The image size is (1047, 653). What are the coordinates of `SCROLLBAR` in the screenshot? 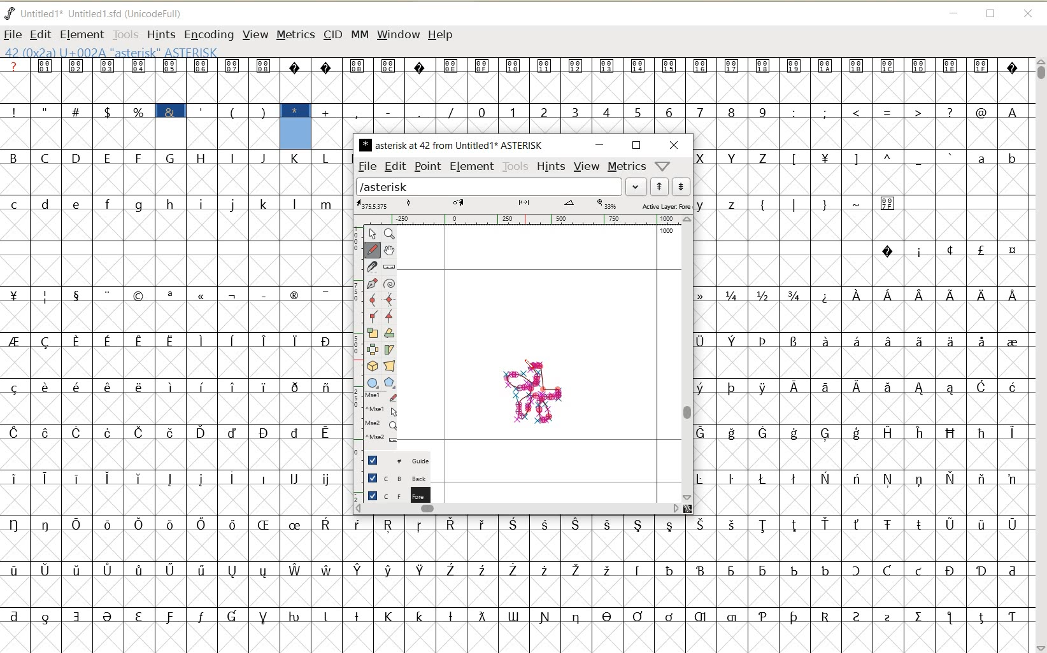 It's located at (1039, 355).